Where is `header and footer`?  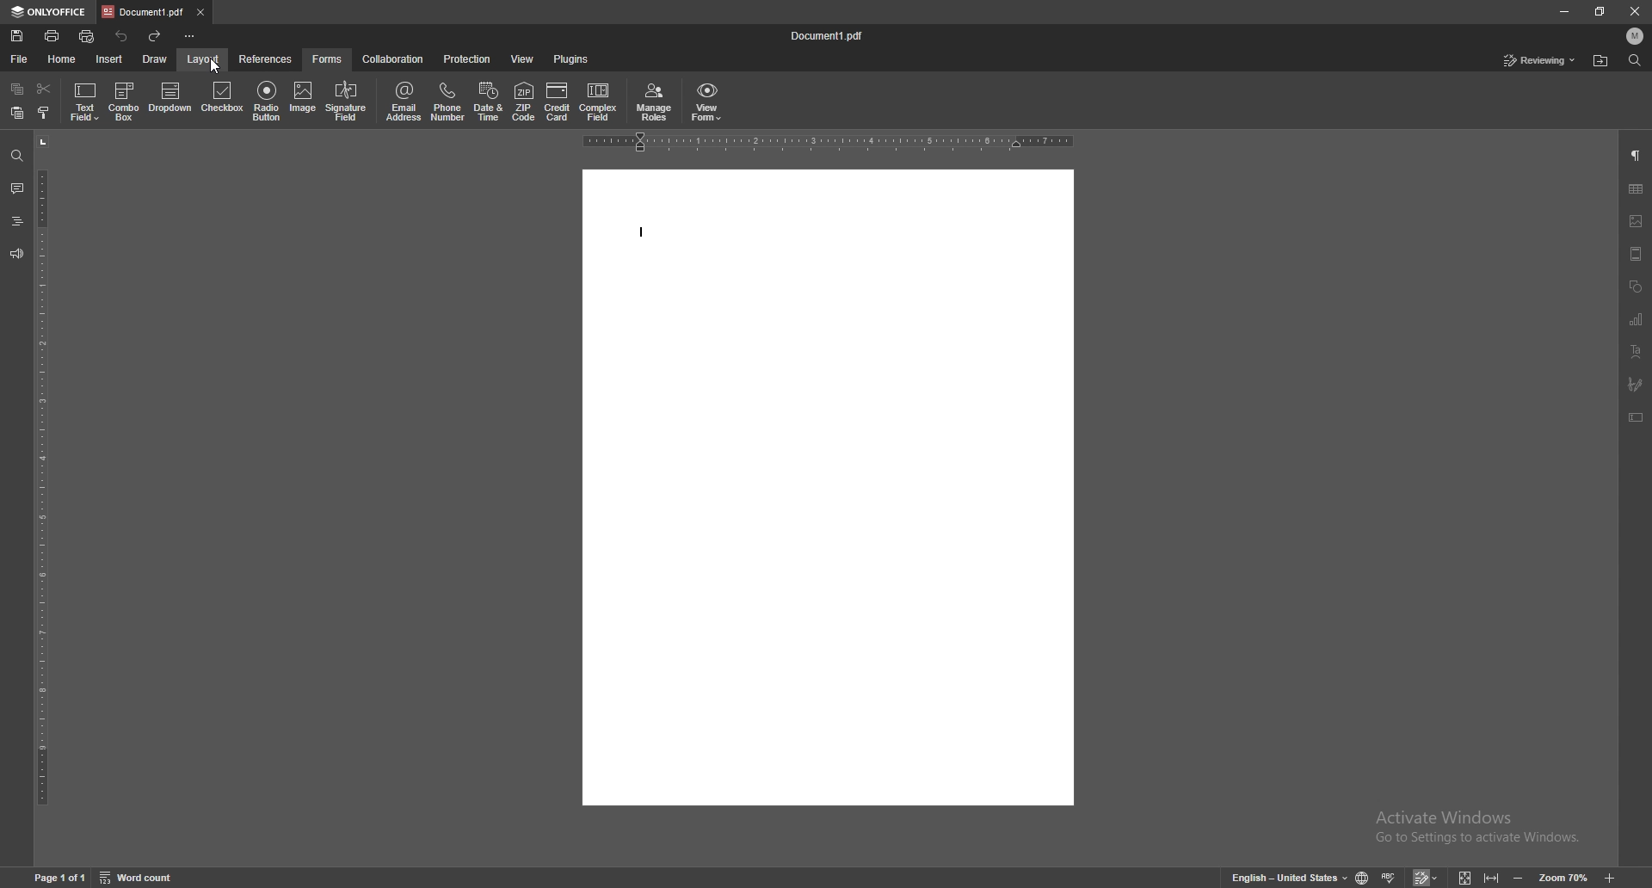 header and footer is located at coordinates (1636, 254).